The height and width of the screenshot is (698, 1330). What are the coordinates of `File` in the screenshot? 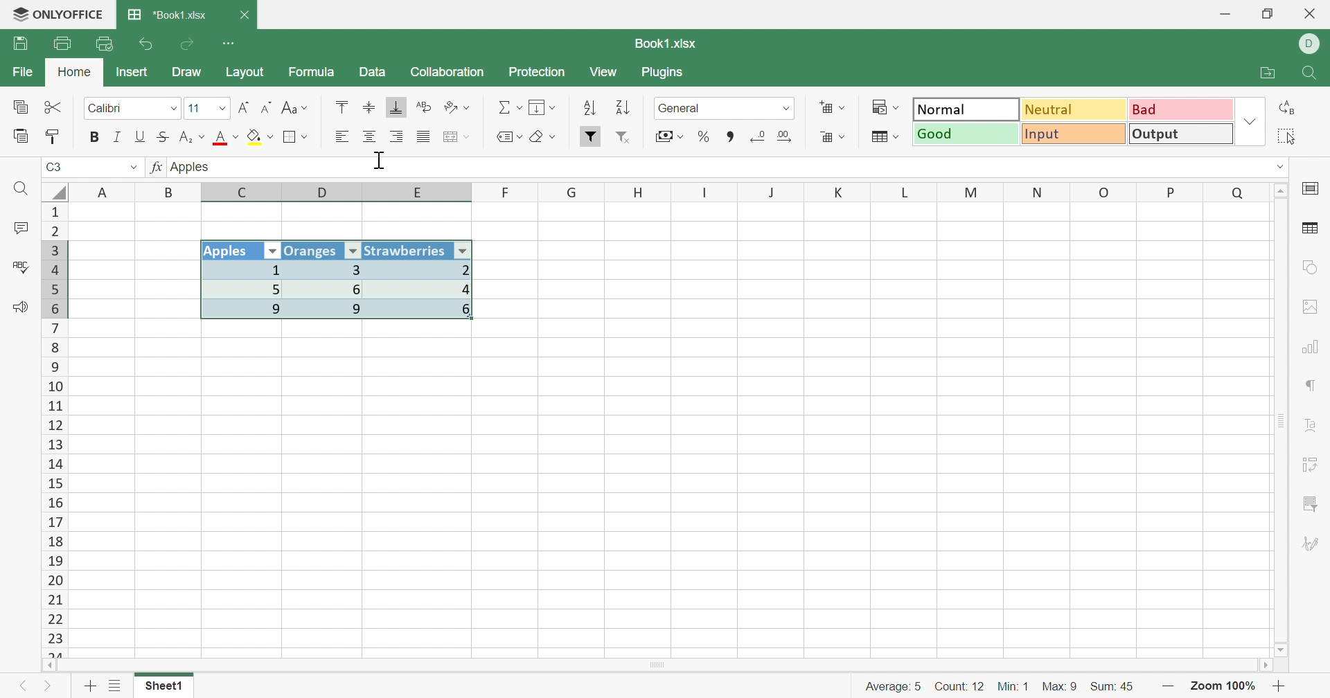 It's located at (19, 73).